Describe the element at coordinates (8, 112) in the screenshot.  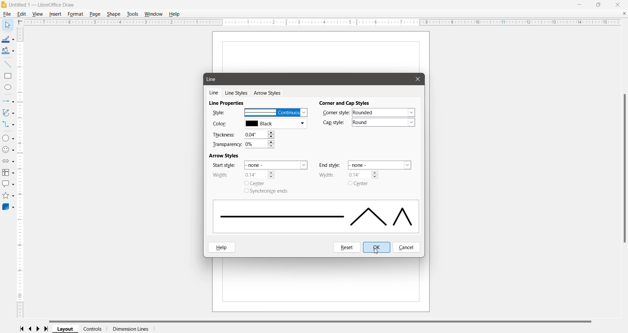
I see `Curves and Polygons` at that location.